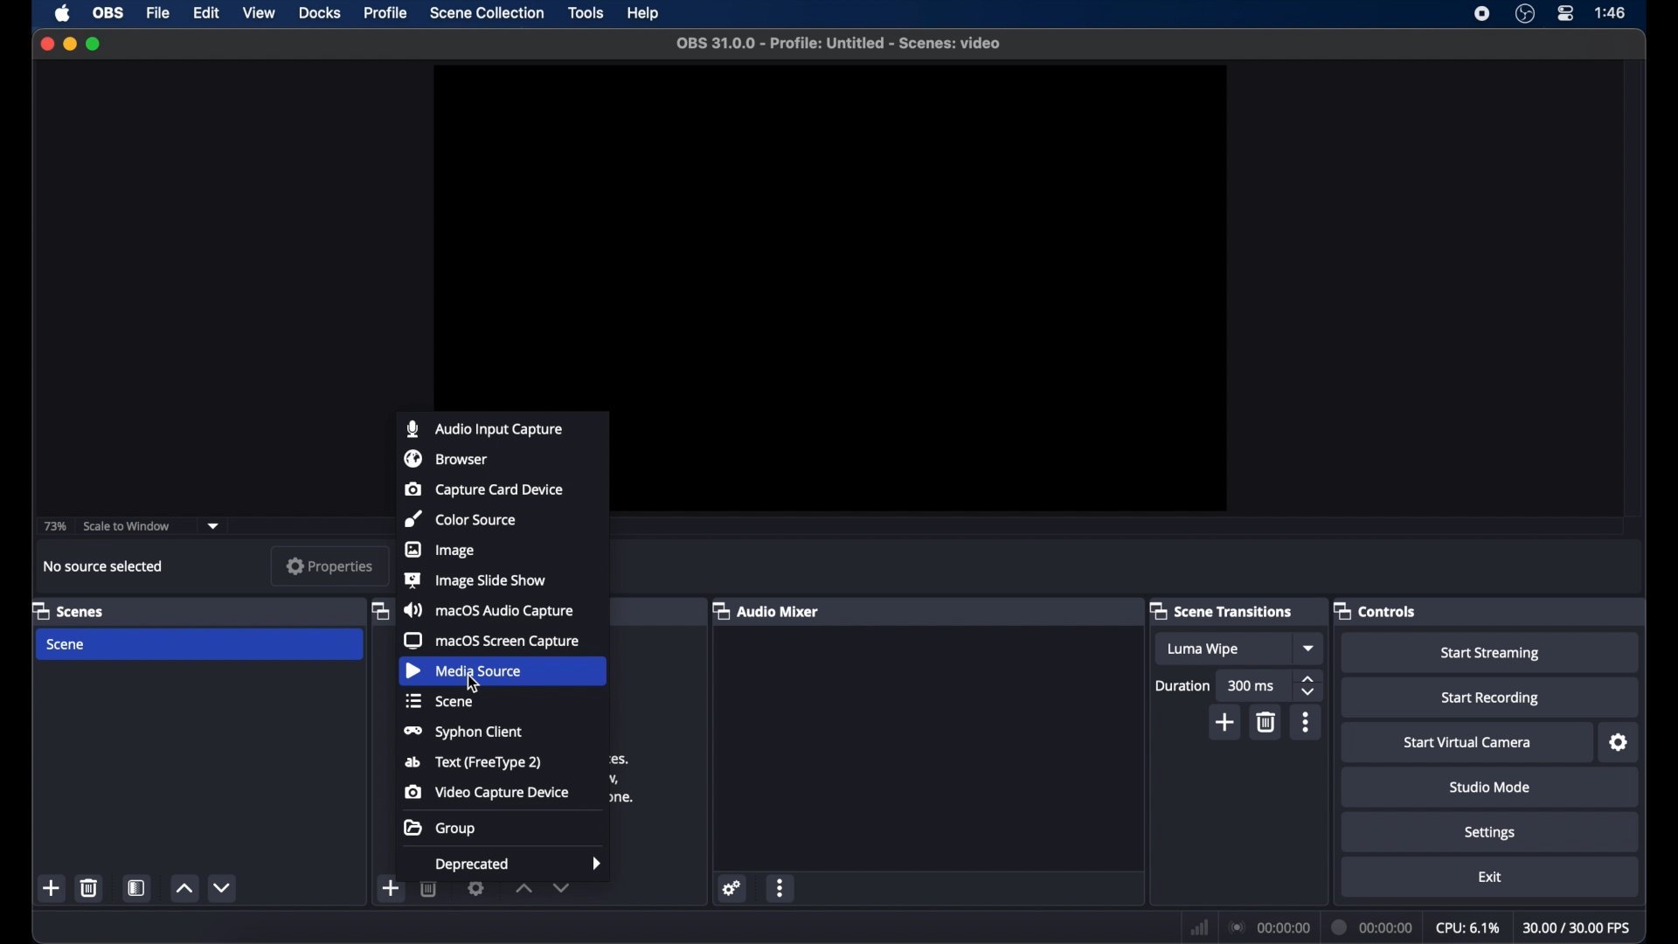 The height and width of the screenshot is (944, 1678). I want to click on obs studio, so click(1525, 13).